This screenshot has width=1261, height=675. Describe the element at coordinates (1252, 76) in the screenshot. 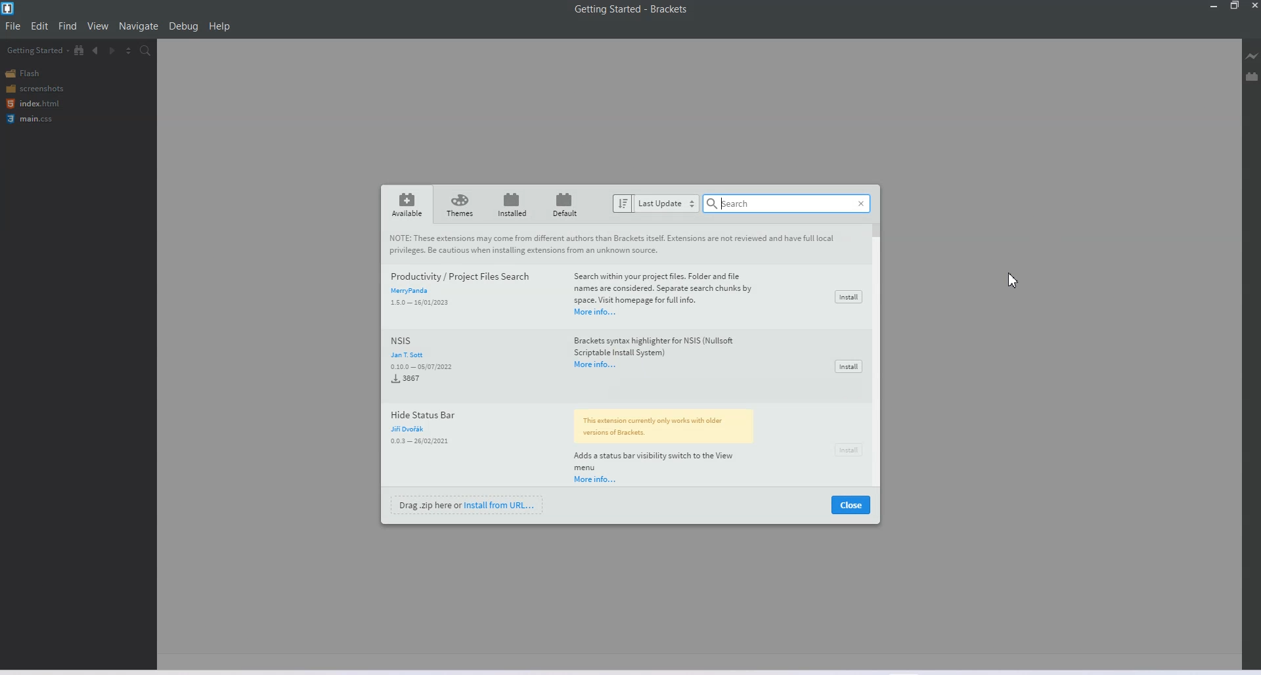

I see `Extension Manager` at that location.